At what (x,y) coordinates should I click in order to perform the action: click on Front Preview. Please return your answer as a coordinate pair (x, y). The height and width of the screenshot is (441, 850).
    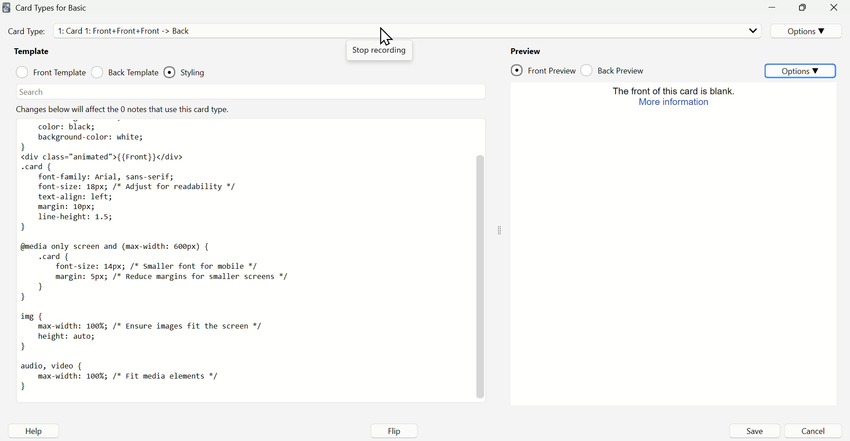
    Looking at the image, I should click on (543, 70).